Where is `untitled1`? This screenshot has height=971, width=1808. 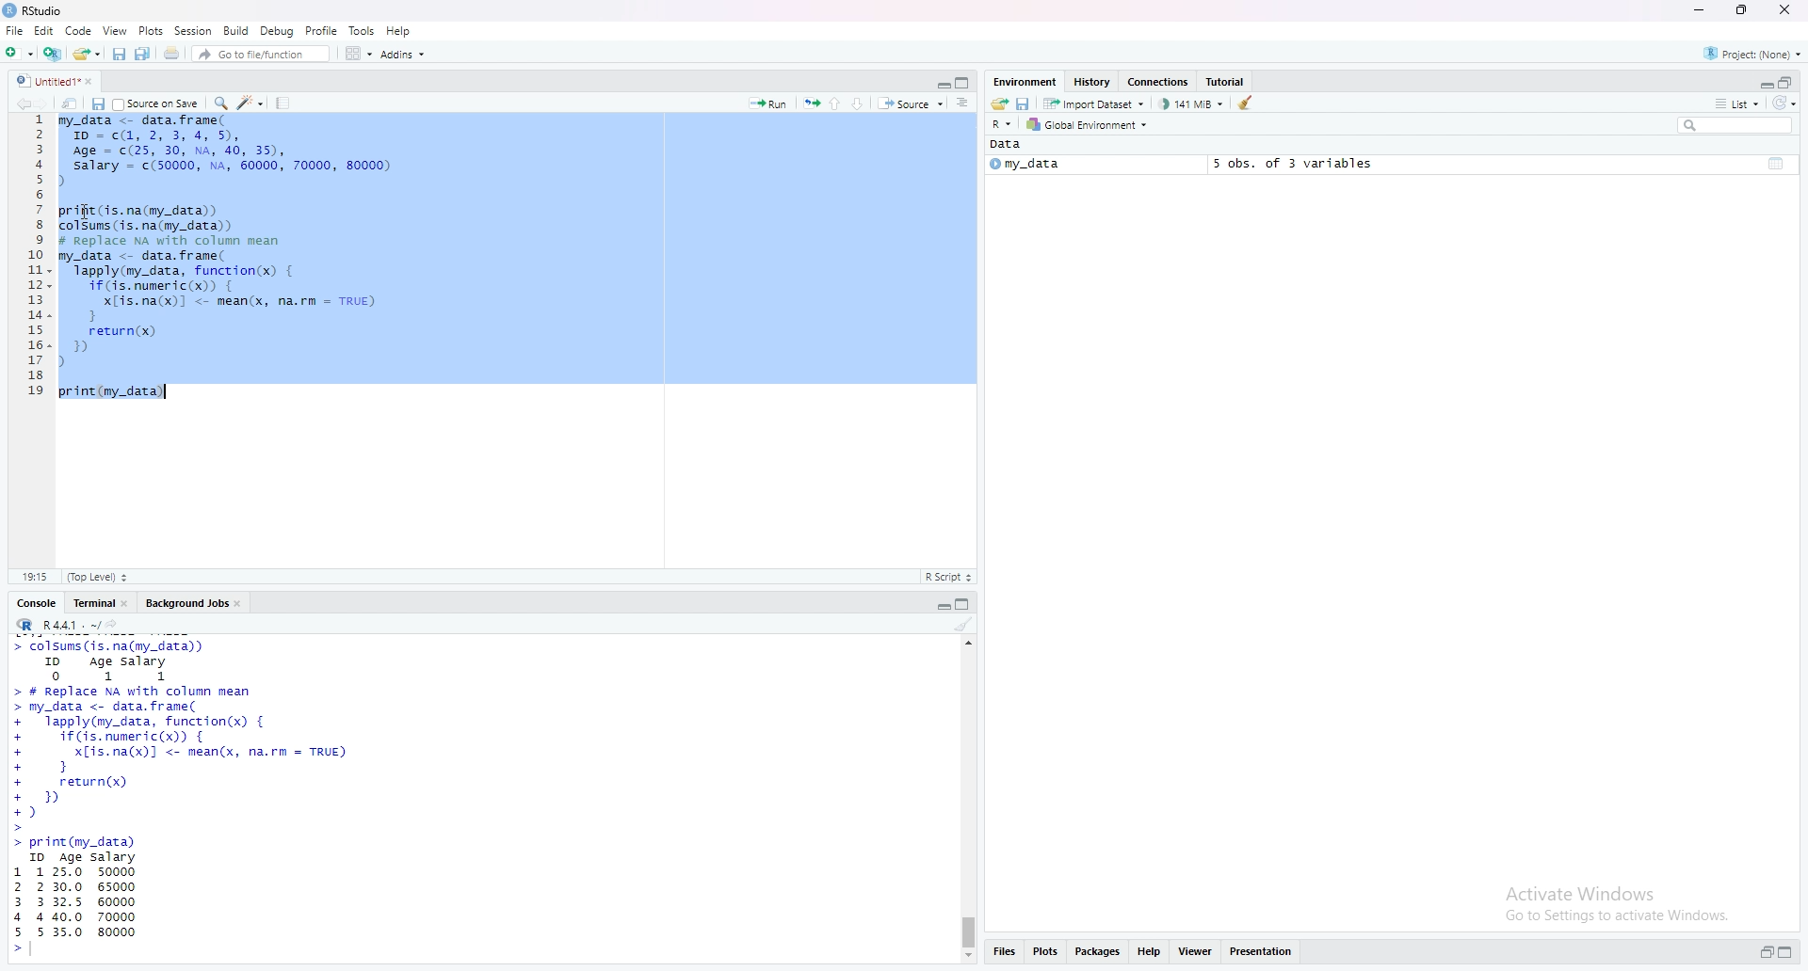
untitled1 is located at coordinates (54, 80).